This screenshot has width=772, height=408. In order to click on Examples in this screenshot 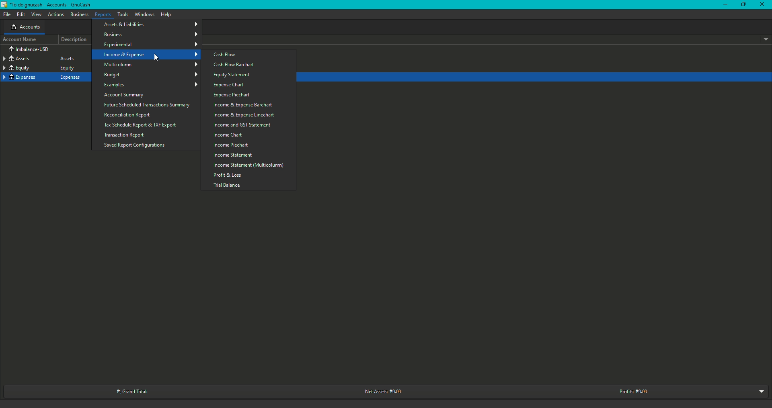, I will do `click(151, 85)`.